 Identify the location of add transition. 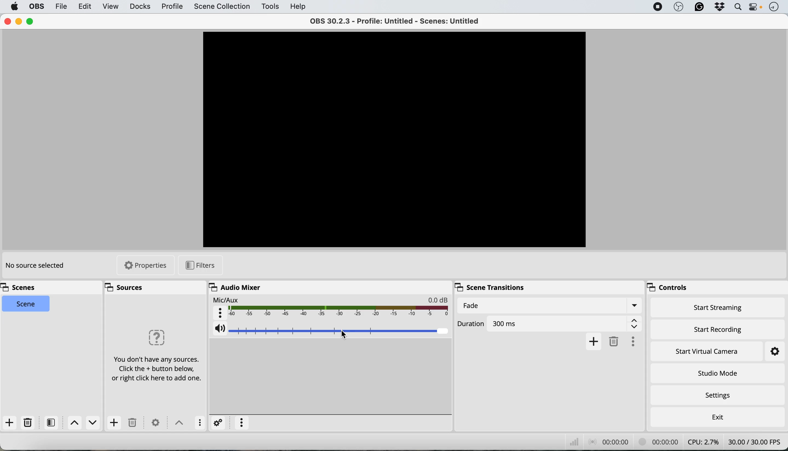
(593, 341).